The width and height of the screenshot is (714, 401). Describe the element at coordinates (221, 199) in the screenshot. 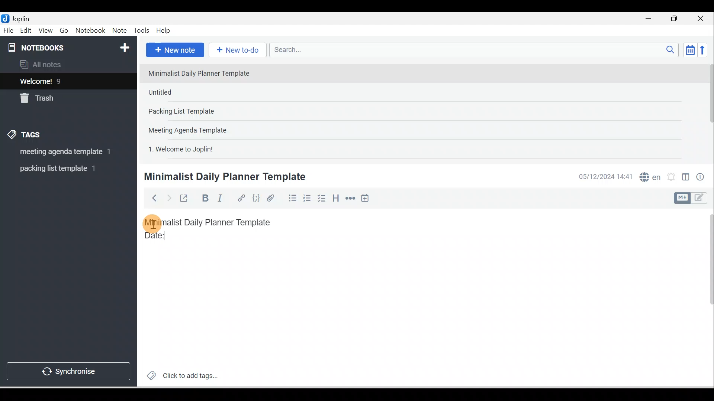

I see `Italic` at that location.